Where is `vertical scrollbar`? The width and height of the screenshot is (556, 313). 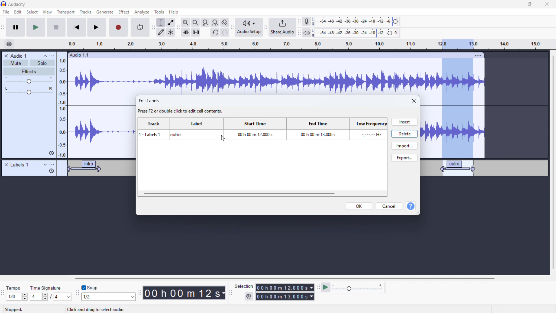 vertical scrollbar is located at coordinates (552, 163).